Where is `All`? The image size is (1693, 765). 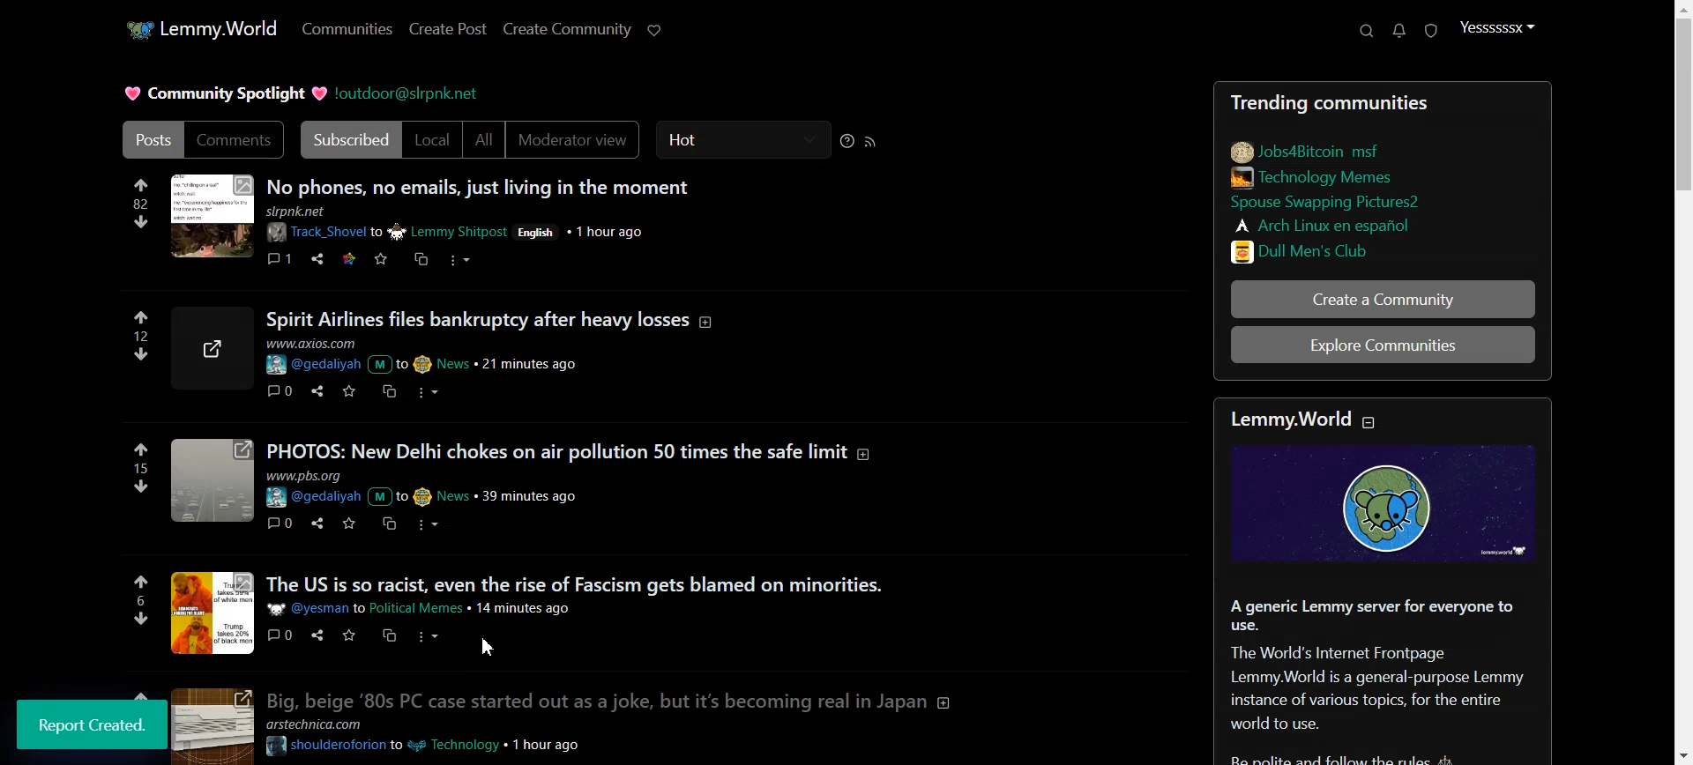 All is located at coordinates (484, 140).